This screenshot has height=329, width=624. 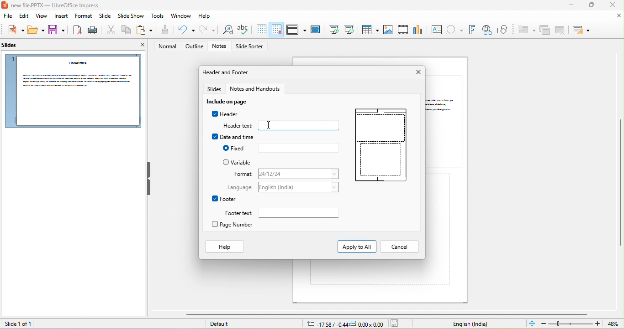 What do you see at coordinates (222, 324) in the screenshot?
I see `default` at bounding box center [222, 324].